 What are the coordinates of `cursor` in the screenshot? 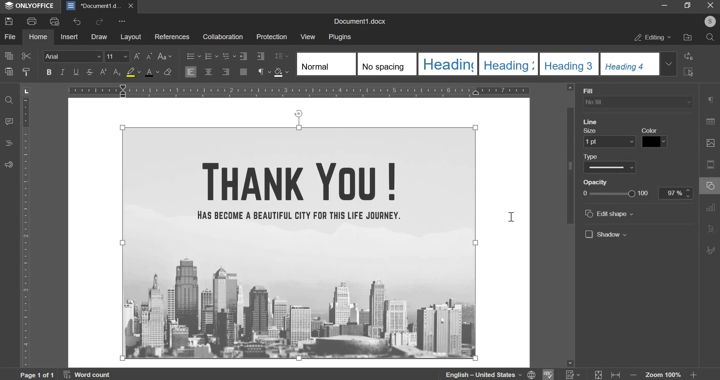 It's located at (513, 217).